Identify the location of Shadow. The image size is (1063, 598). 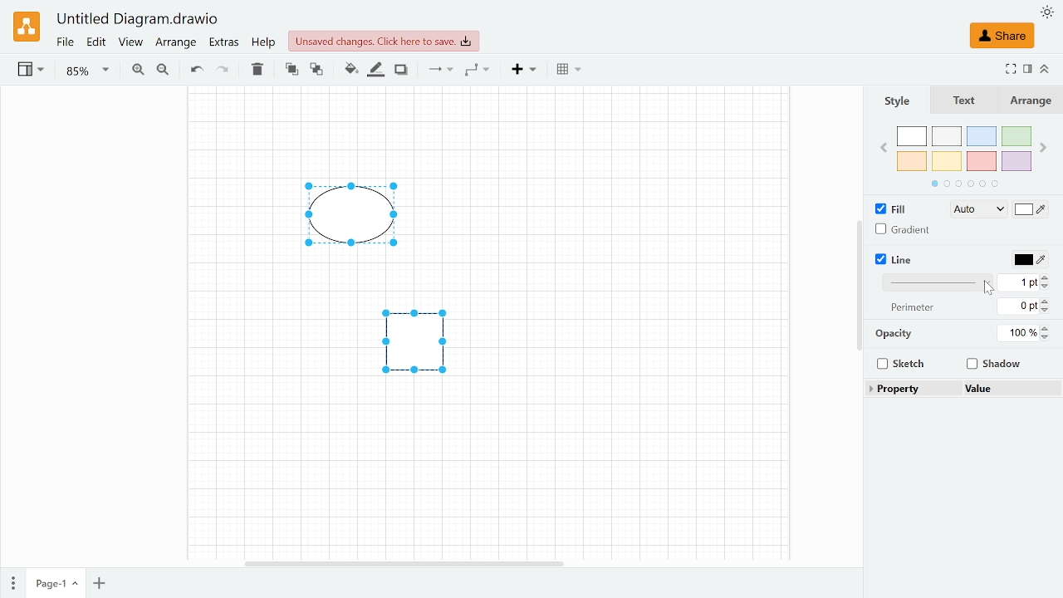
(992, 365).